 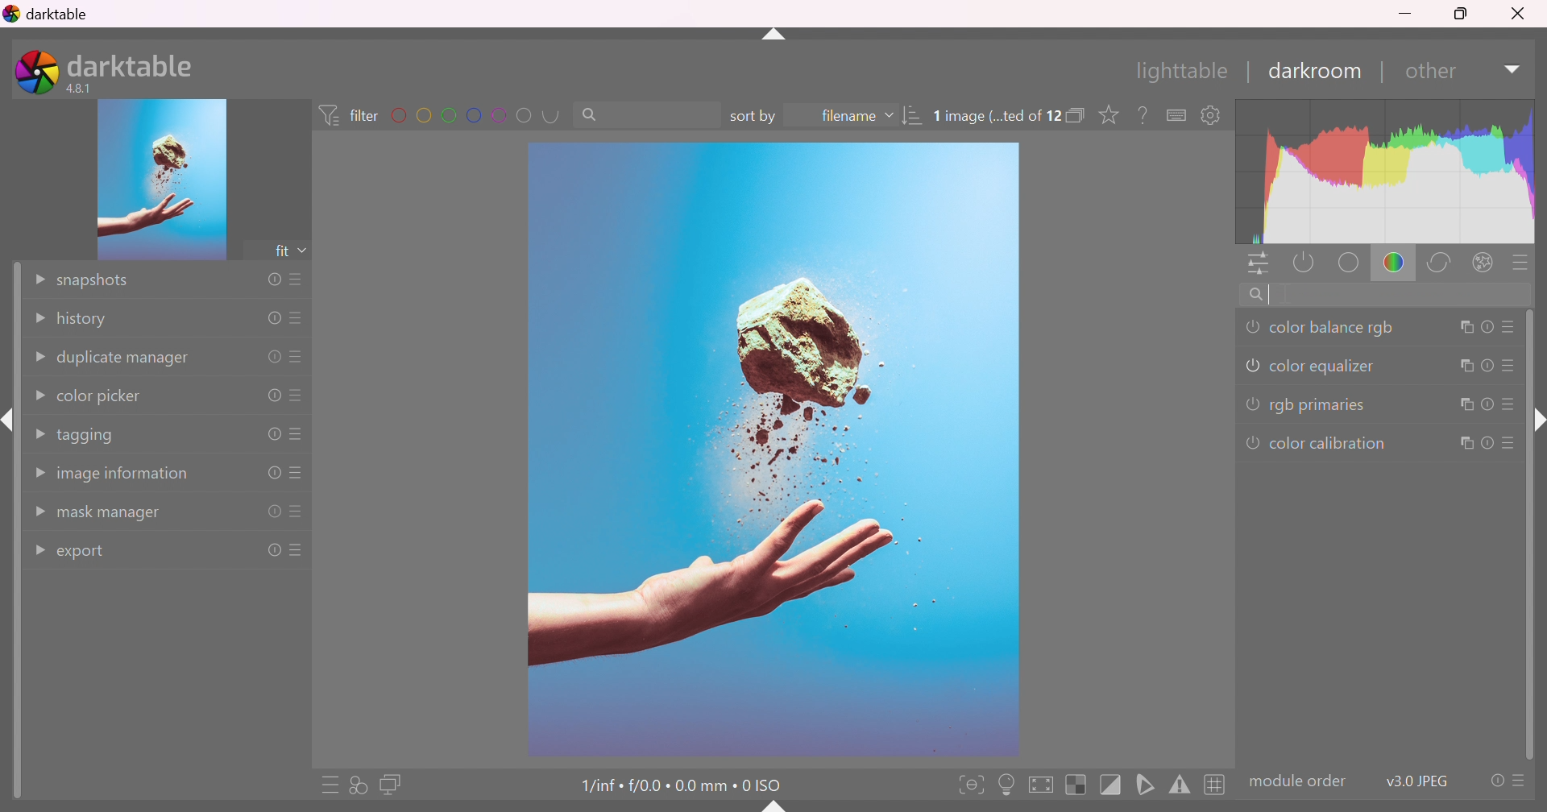 What do you see at coordinates (1418, 779) in the screenshot?
I see `v3.0 JPEG` at bounding box center [1418, 779].